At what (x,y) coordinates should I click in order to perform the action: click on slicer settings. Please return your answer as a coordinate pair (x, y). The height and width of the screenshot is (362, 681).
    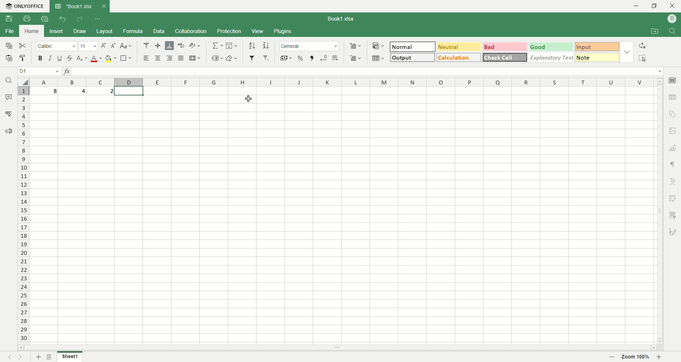
    Looking at the image, I should click on (673, 216).